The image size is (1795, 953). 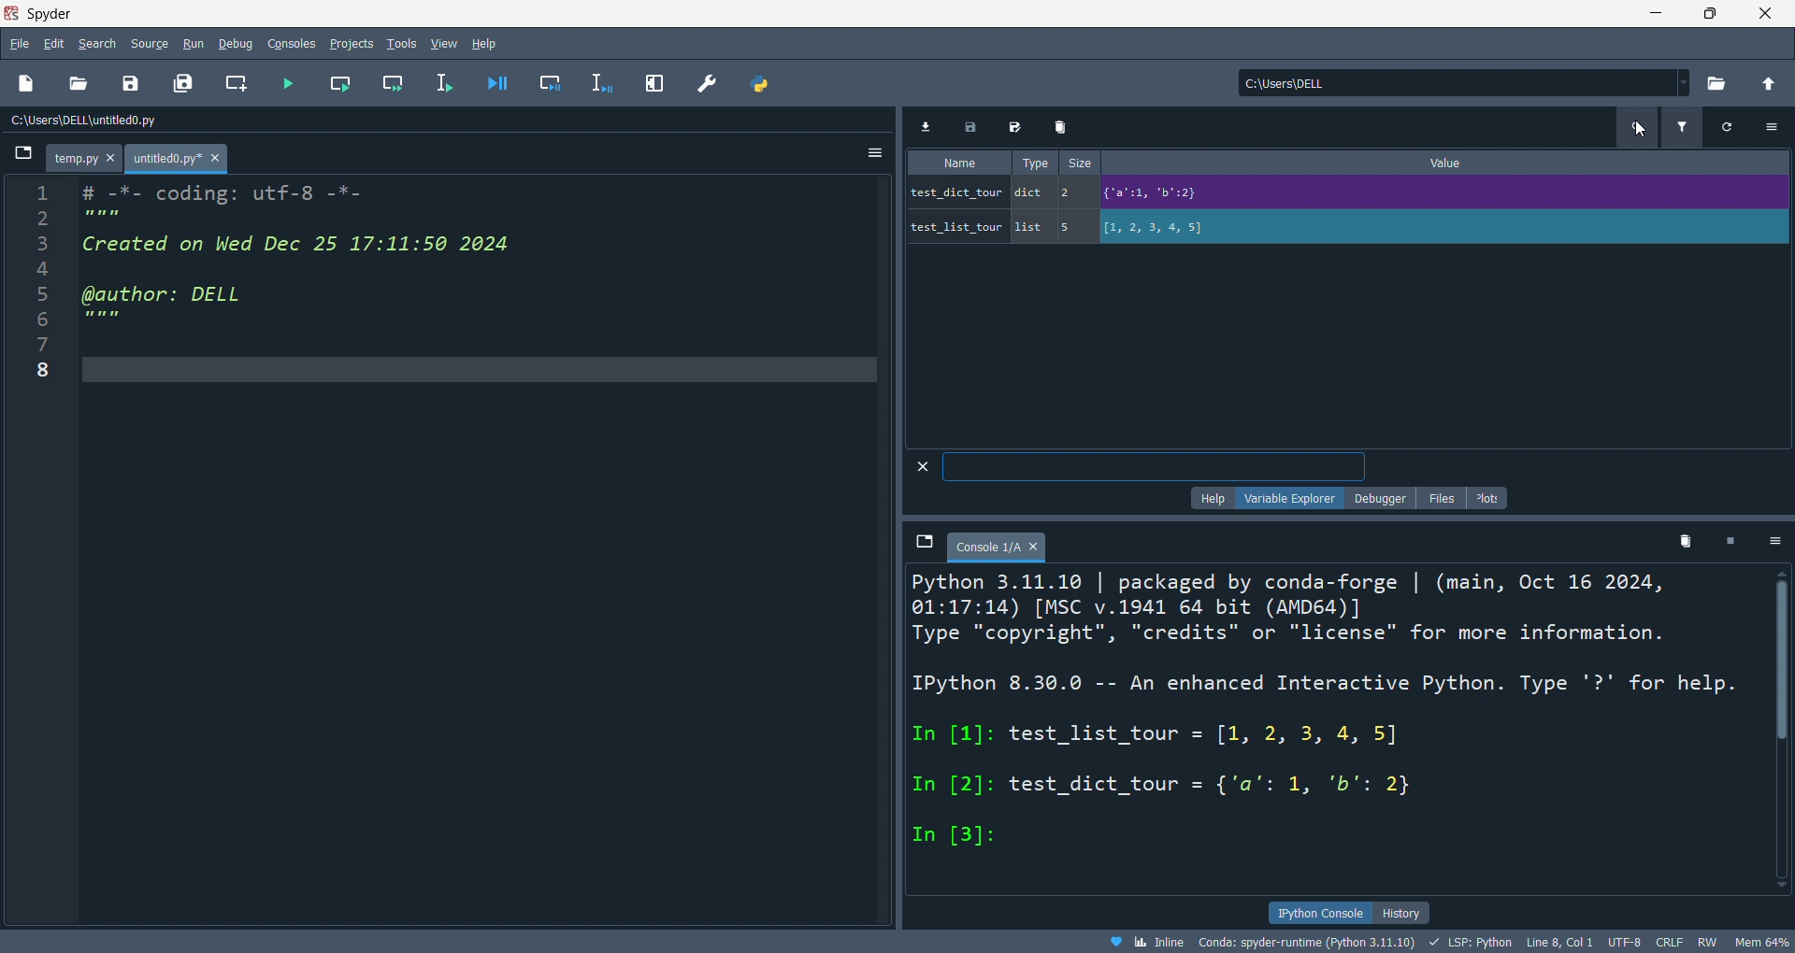 What do you see at coordinates (41, 555) in the screenshot?
I see `line number` at bounding box center [41, 555].